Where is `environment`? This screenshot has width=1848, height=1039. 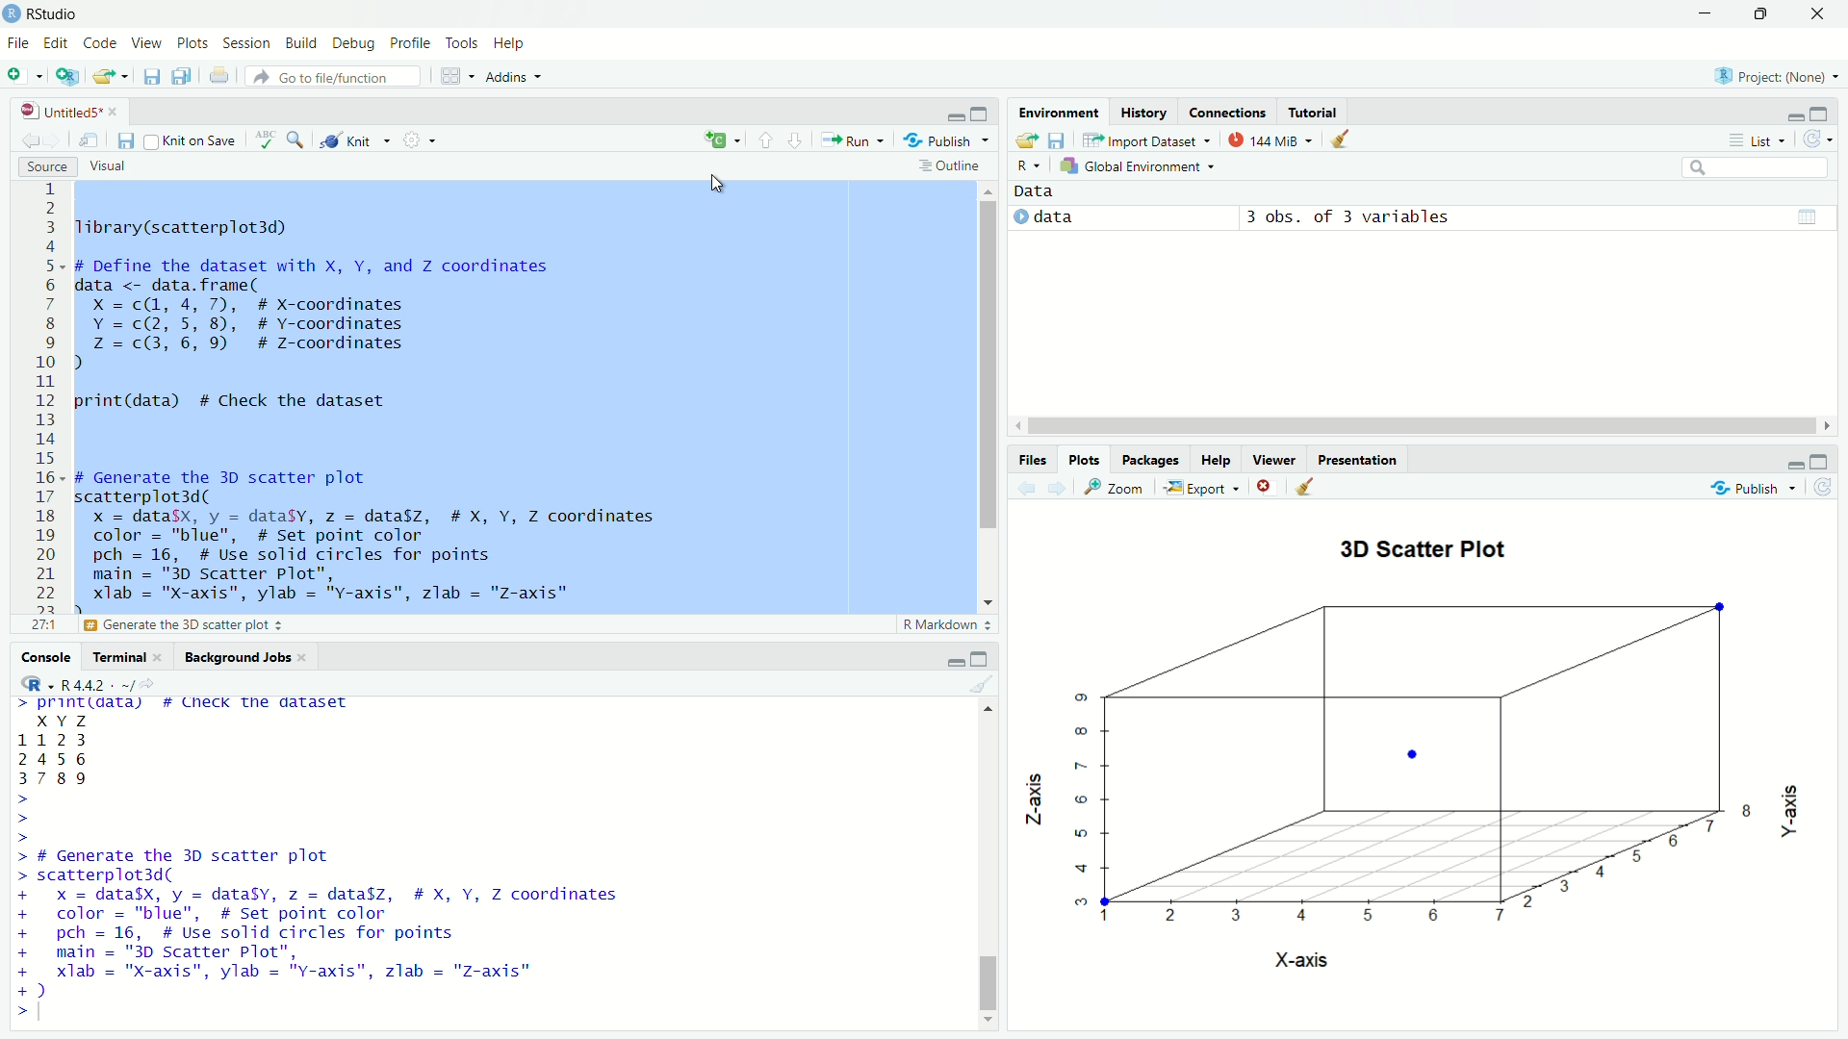 environment is located at coordinates (1057, 112).